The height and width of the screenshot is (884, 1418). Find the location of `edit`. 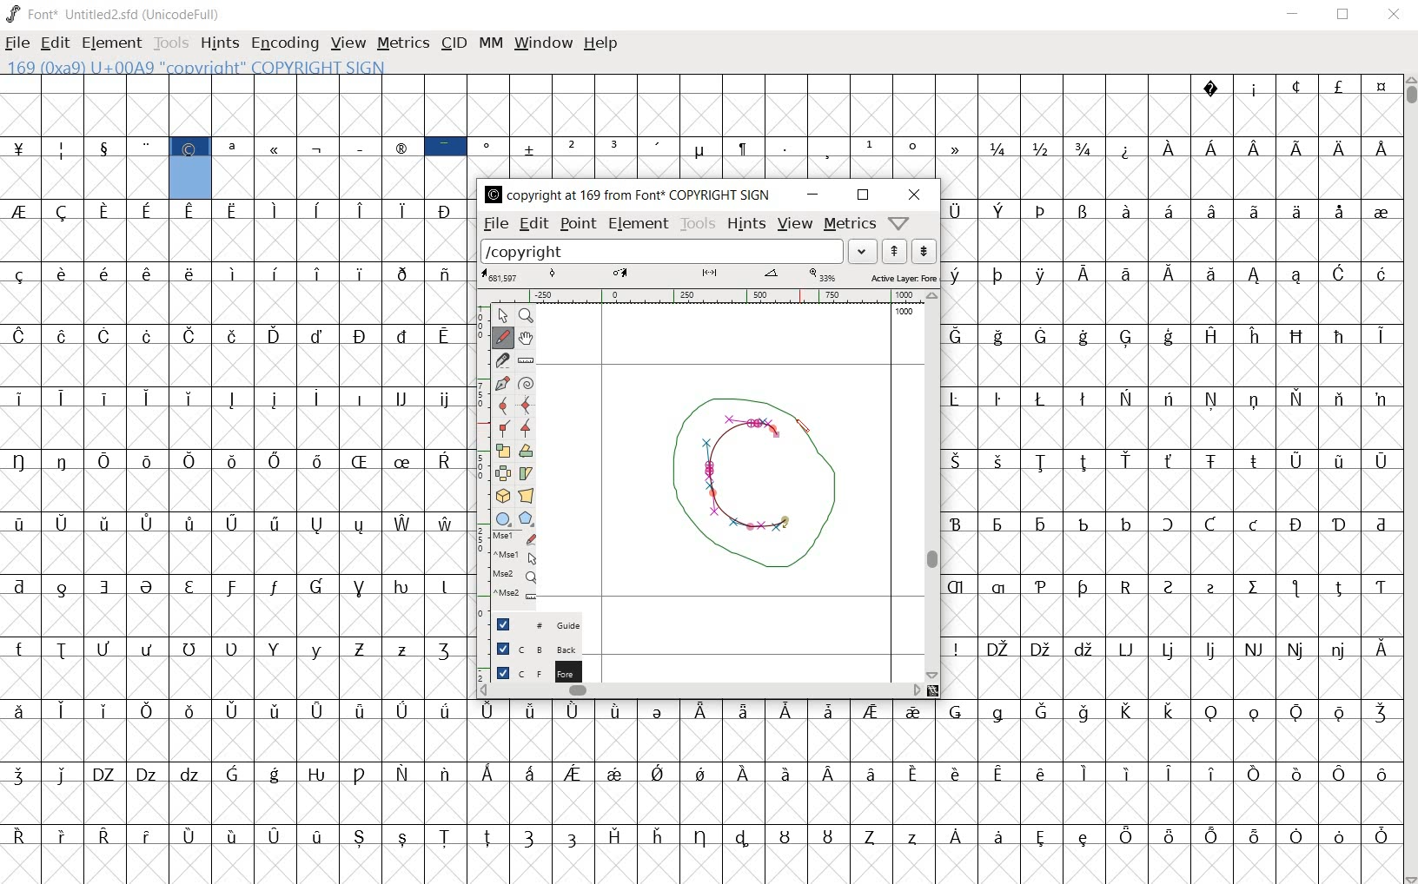

edit is located at coordinates (53, 41).